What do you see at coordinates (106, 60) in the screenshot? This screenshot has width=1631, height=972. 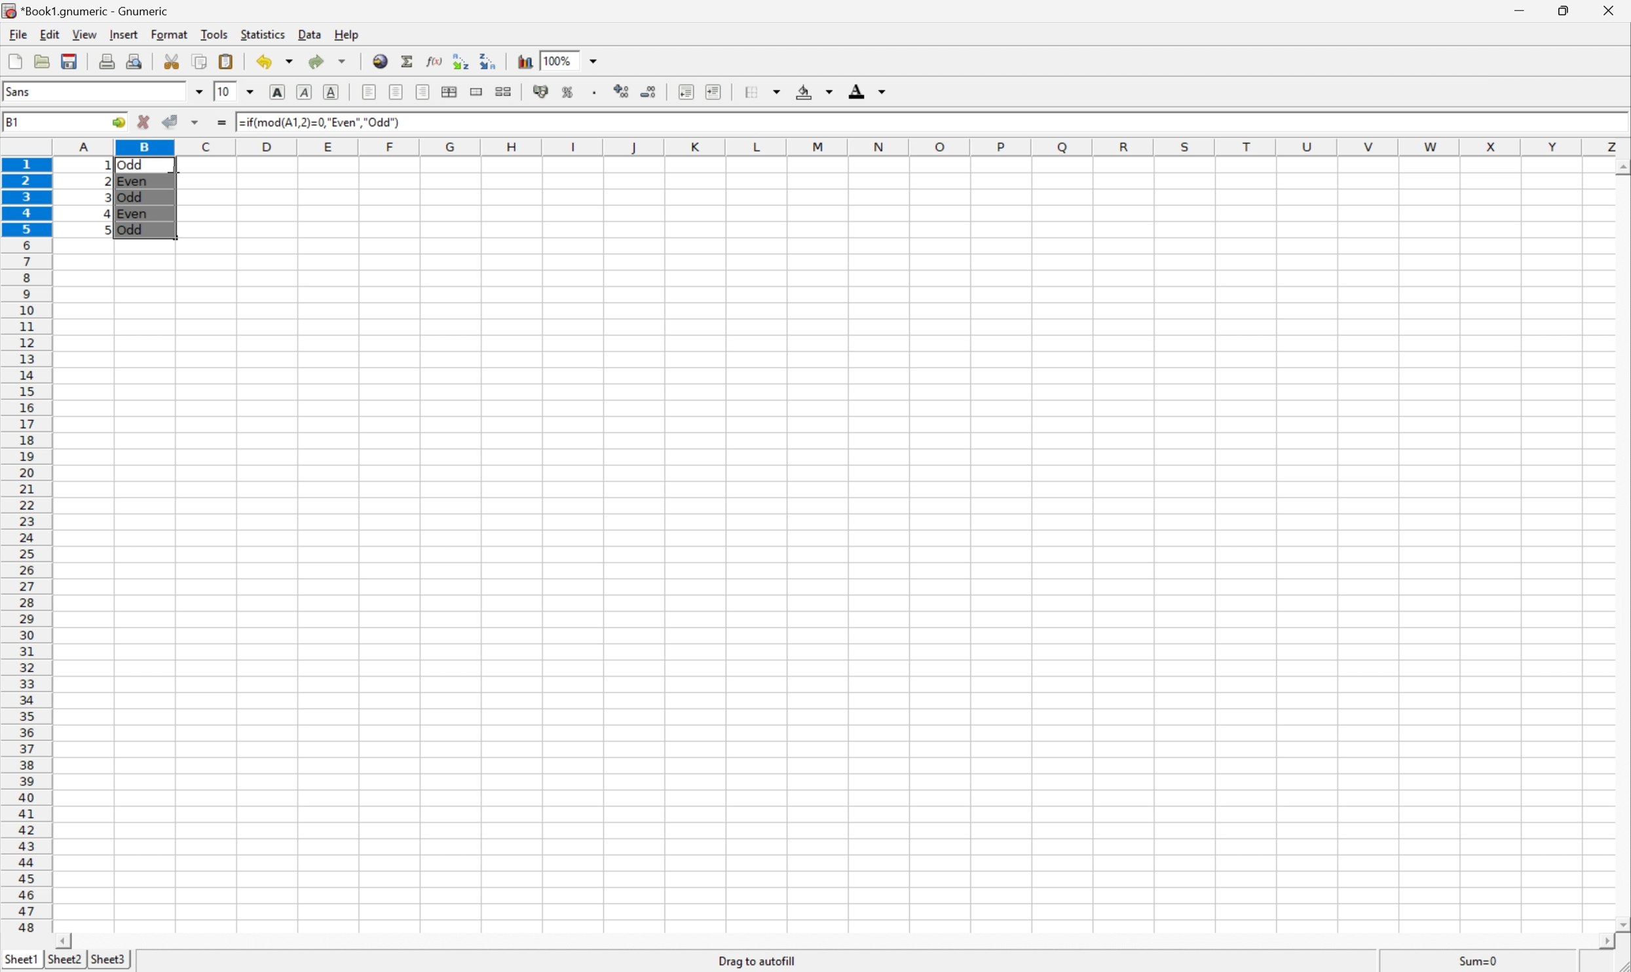 I see `Print current file` at bounding box center [106, 60].